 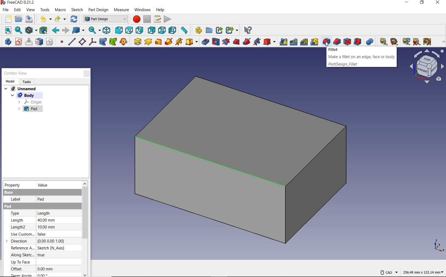 I want to click on Boolean operation, so click(x=370, y=42).